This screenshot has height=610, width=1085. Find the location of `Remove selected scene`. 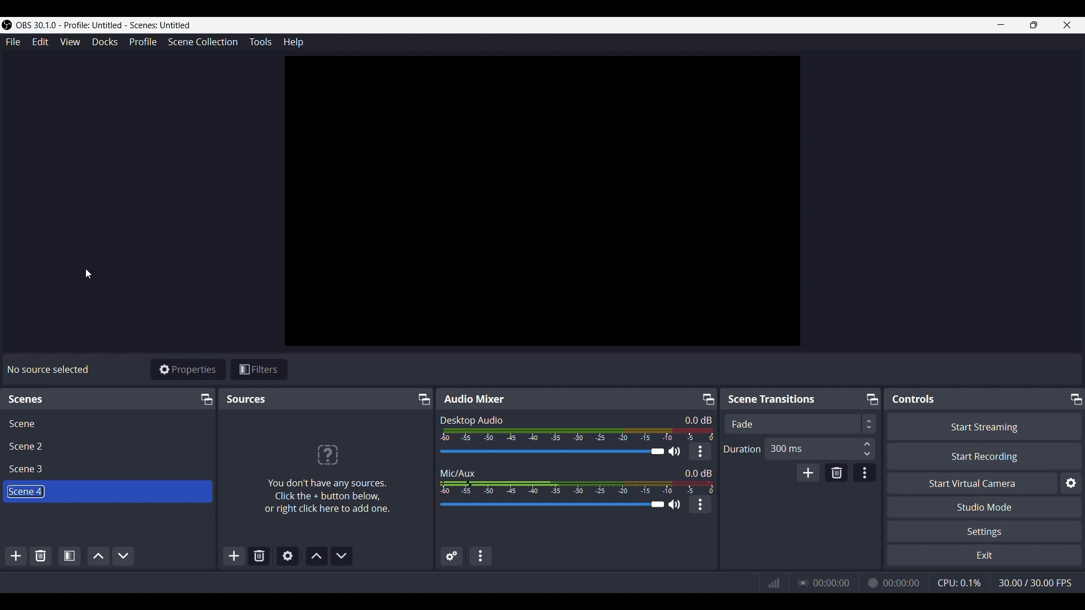

Remove selected scene is located at coordinates (41, 556).